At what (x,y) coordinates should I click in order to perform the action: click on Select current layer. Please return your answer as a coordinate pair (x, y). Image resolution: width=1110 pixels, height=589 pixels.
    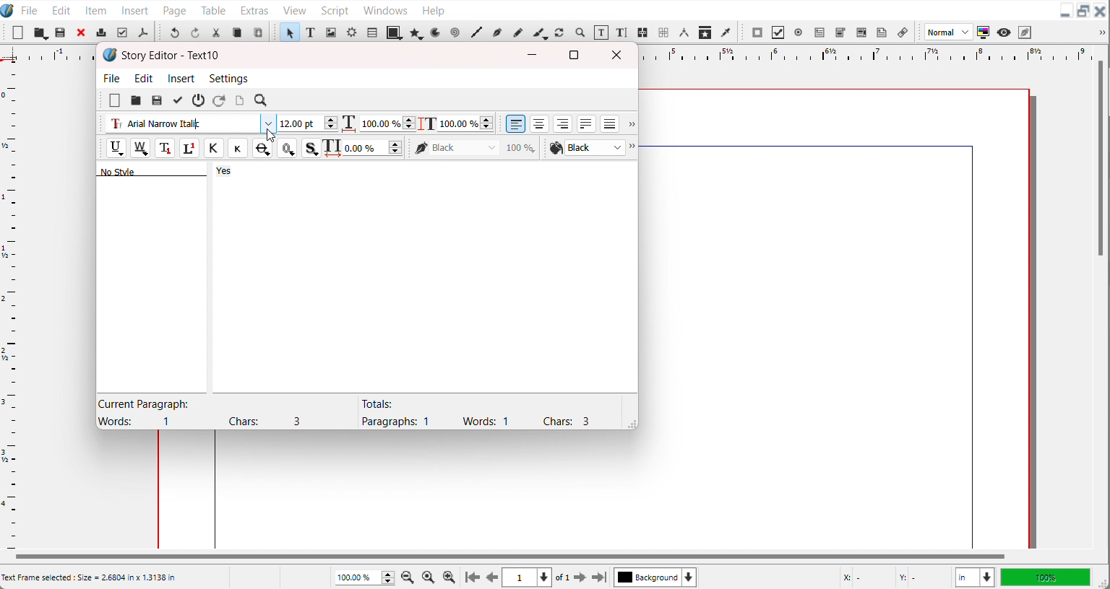
    Looking at the image, I should click on (655, 577).